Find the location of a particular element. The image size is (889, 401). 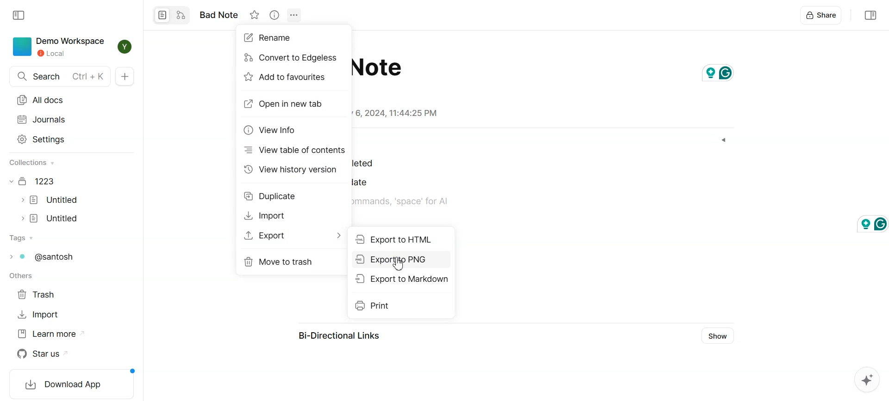

Dropdown box is located at coordinates (724, 140).